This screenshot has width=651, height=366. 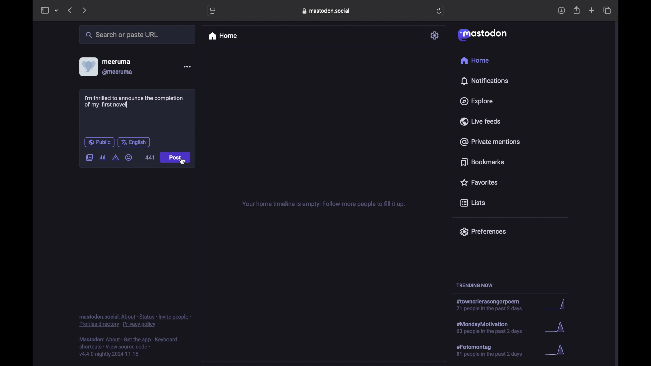 I want to click on post, so click(x=176, y=158).